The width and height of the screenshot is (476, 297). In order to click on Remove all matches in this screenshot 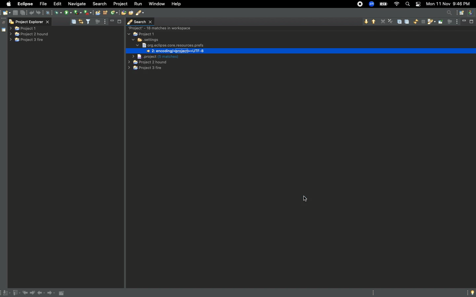, I will do `click(390, 22)`.